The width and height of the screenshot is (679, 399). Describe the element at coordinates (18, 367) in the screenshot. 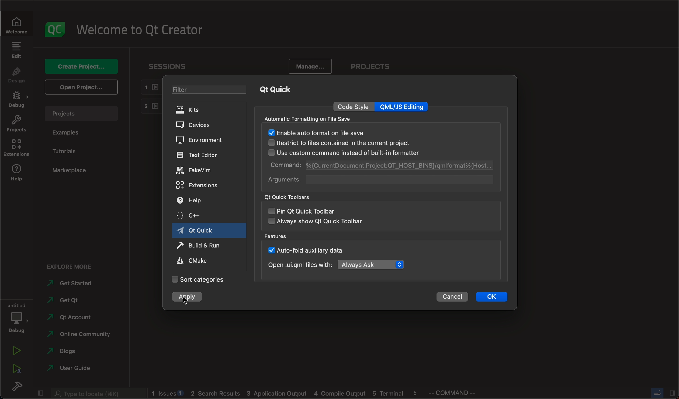

I see `run debug` at that location.